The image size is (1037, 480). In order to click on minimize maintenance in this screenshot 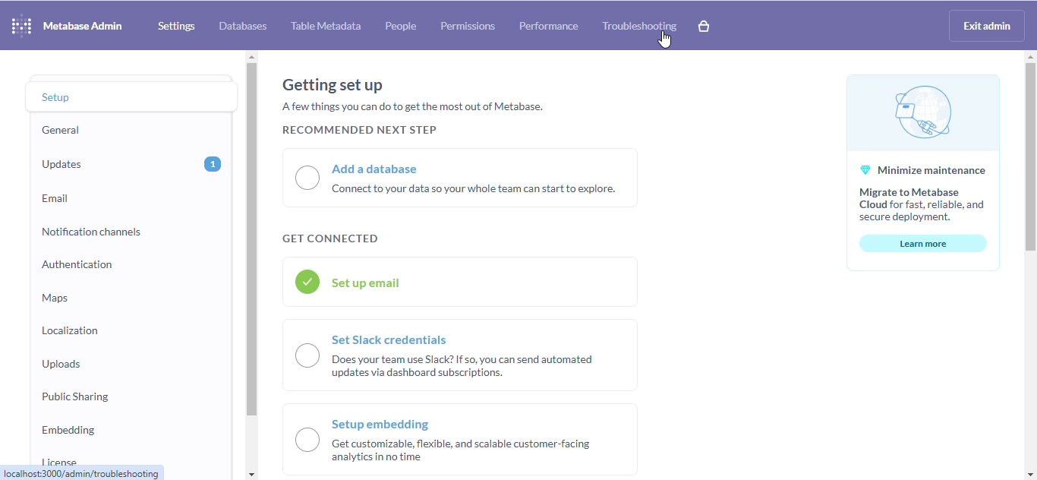, I will do `click(923, 150)`.